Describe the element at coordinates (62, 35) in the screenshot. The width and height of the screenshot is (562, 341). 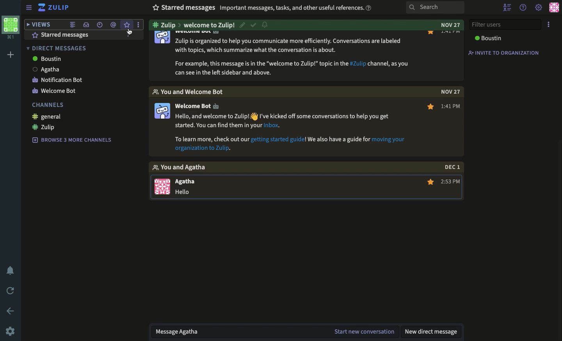
I see `inbox` at that location.